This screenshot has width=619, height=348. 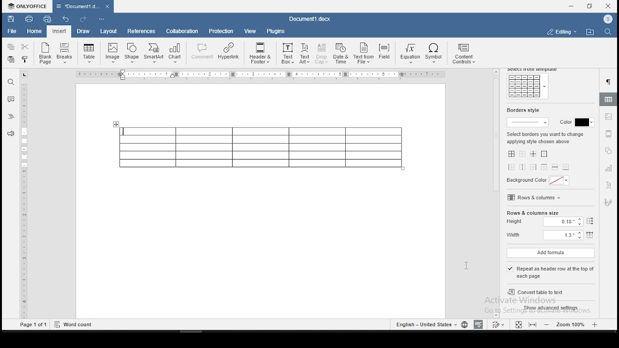 I want to click on zoom level, so click(x=571, y=324).